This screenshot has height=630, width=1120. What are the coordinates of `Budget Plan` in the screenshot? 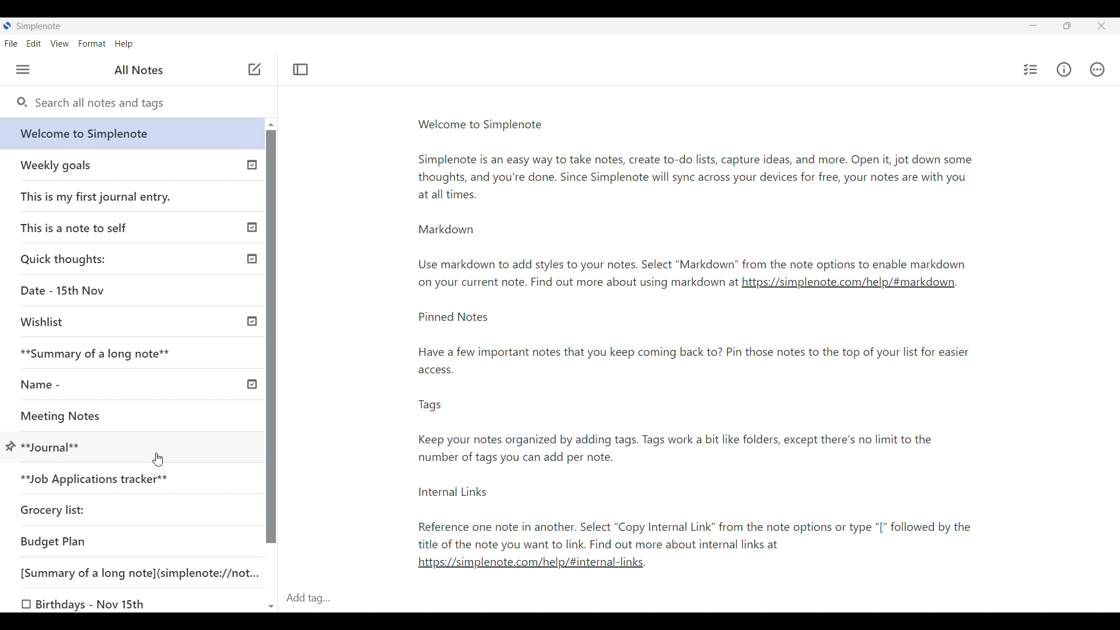 It's located at (54, 541).